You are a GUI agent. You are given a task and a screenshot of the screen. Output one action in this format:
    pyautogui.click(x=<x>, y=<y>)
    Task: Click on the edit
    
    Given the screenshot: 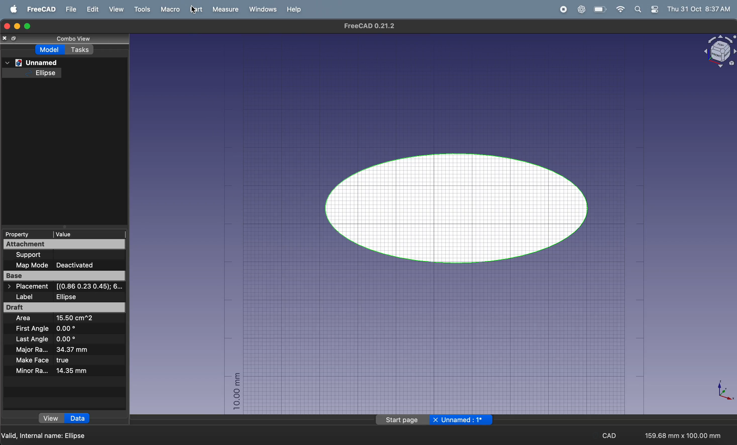 What is the action you would take?
    pyautogui.click(x=91, y=10)
    